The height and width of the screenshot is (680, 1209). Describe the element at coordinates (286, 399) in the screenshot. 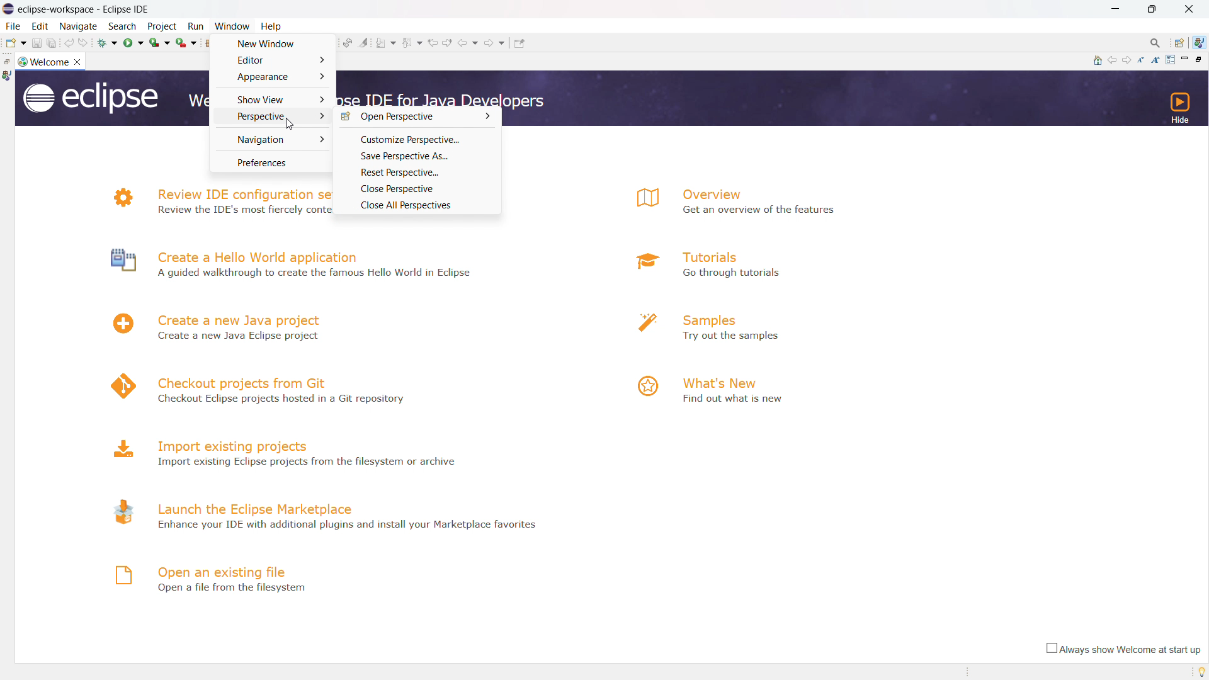

I see `4 Checkout Eclipse projects hosted in a Git repository` at that location.